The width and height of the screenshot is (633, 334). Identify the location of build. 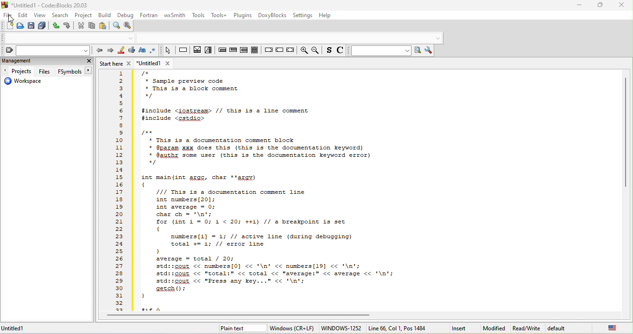
(106, 15).